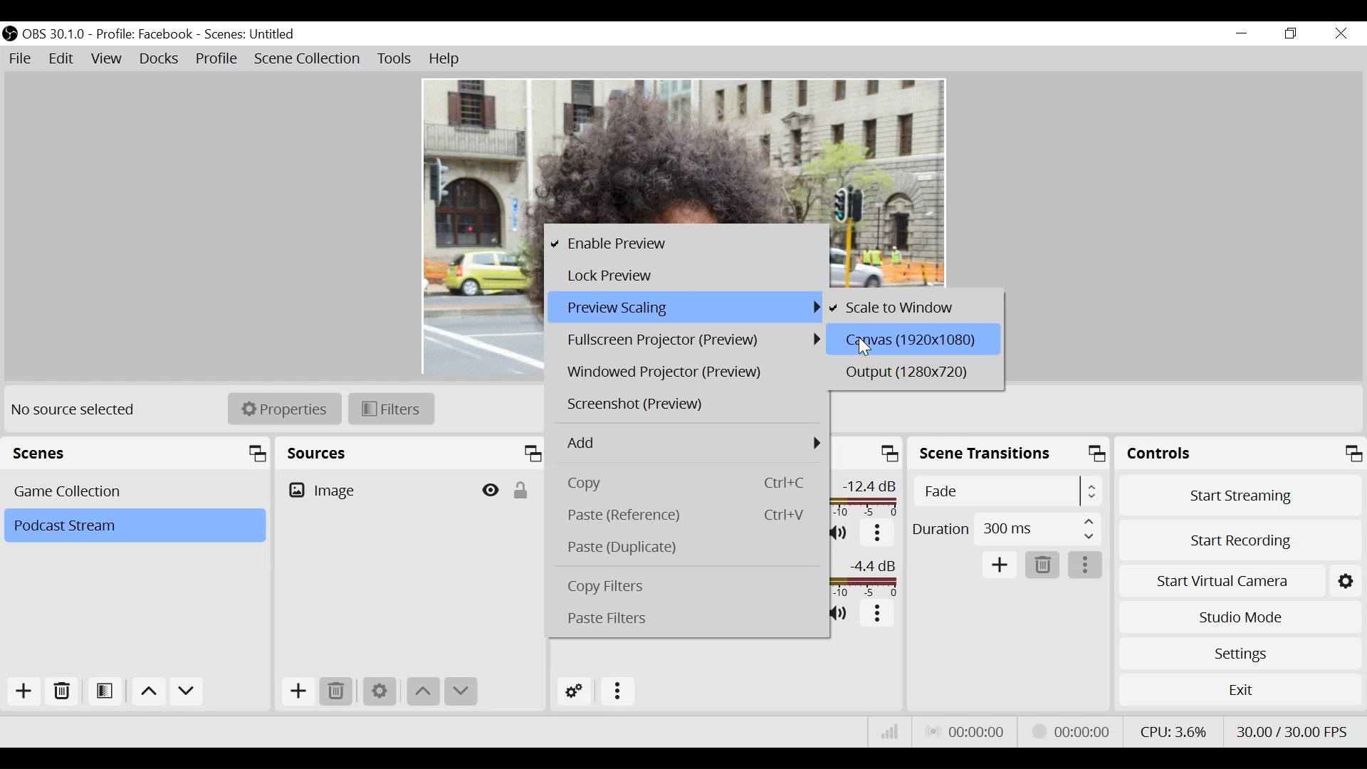 The image size is (1367, 769). I want to click on Duration, so click(1006, 528).